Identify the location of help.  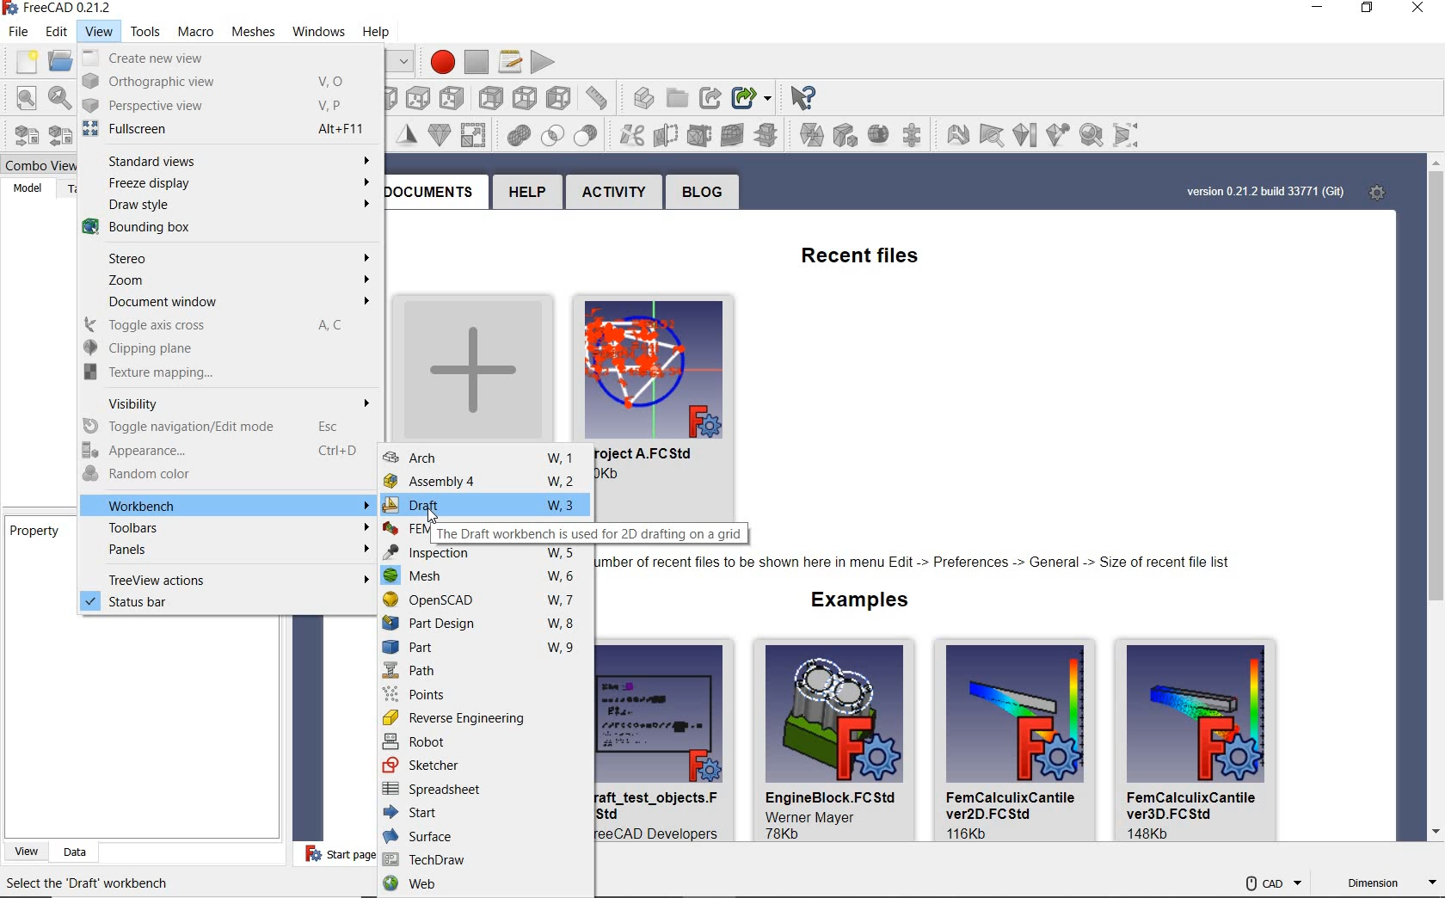
(390, 29).